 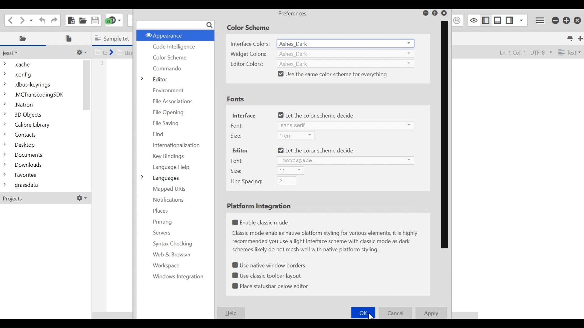 What do you see at coordinates (244, 115) in the screenshot?
I see `Interface` at bounding box center [244, 115].